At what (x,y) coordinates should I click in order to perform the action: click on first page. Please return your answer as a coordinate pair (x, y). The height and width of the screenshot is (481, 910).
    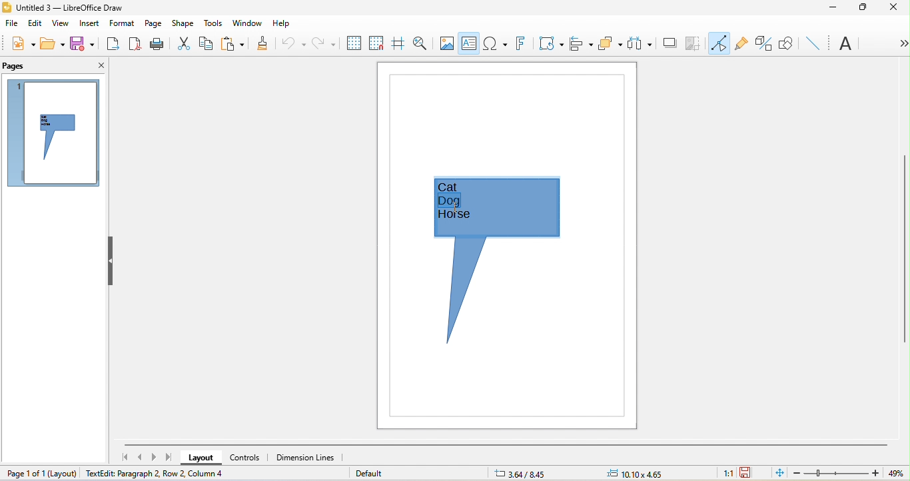
    Looking at the image, I should click on (127, 457).